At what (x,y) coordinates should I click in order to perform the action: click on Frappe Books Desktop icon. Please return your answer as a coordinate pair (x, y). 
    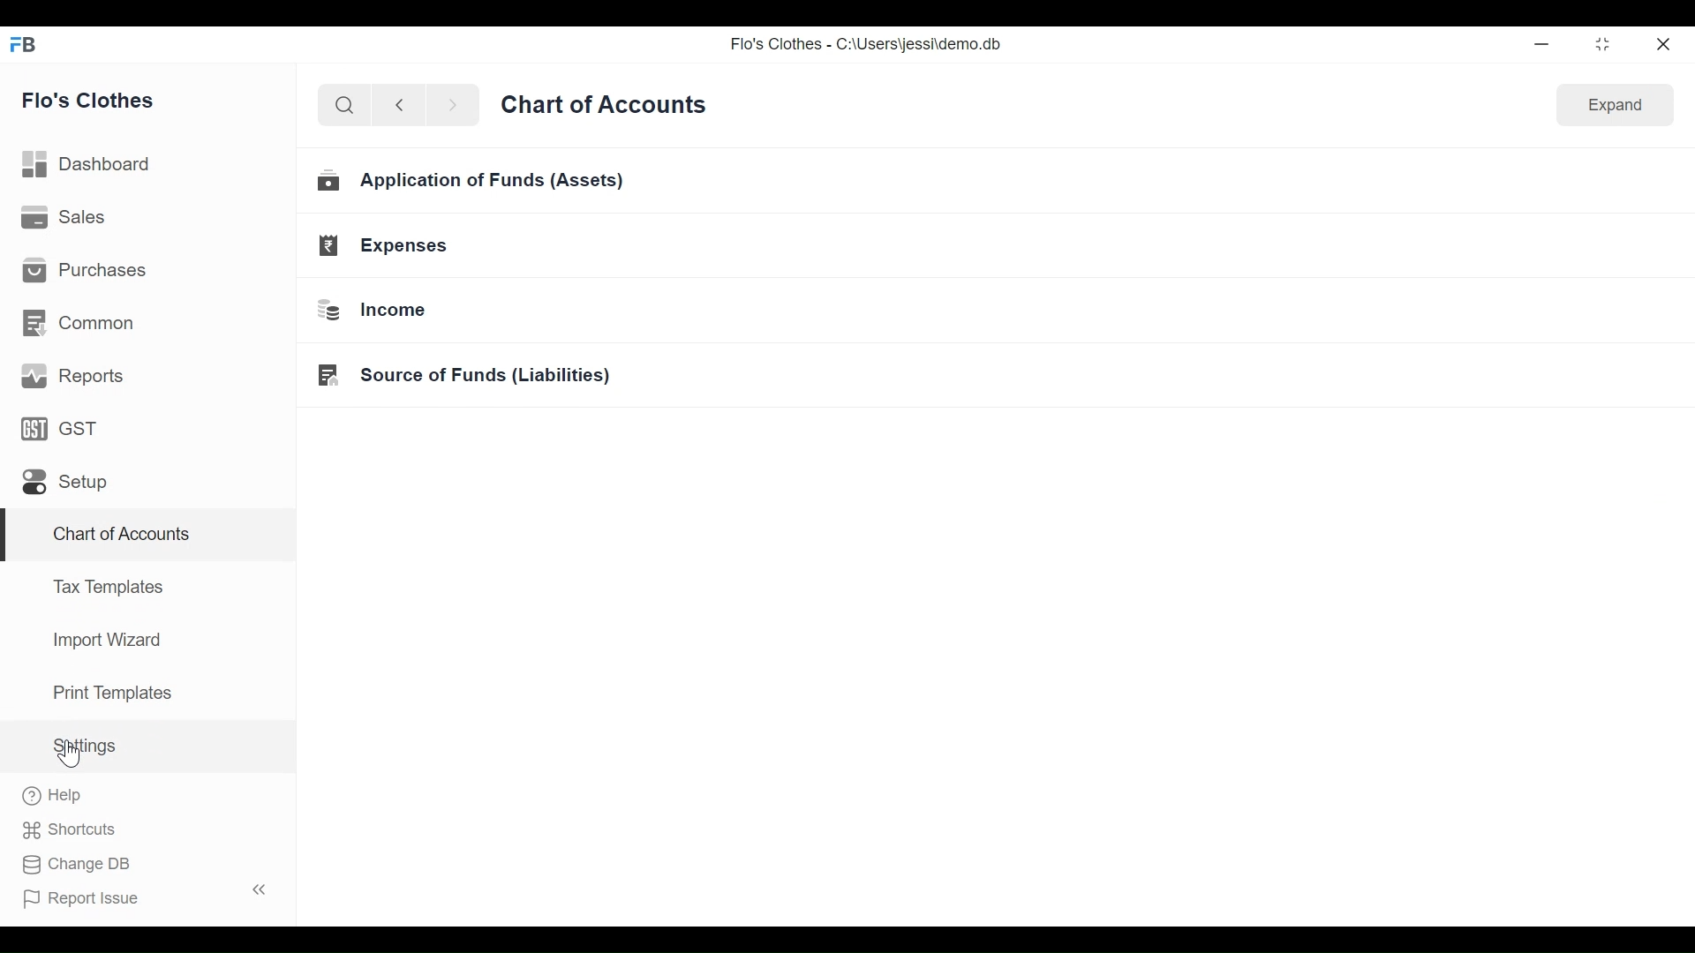
    Looking at the image, I should click on (28, 43).